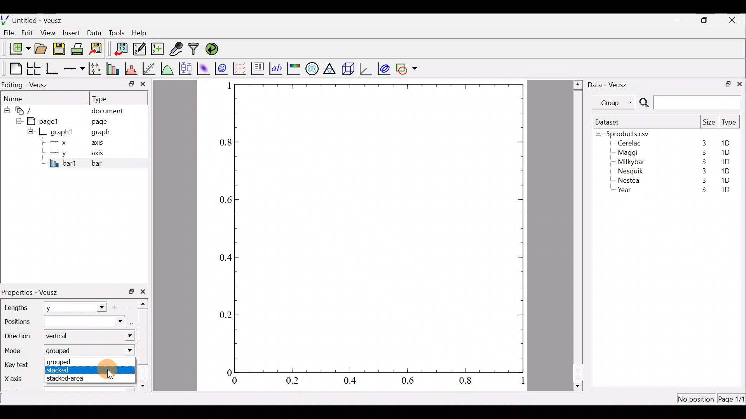 The image size is (746, 419). I want to click on 1D, so click(725, 152).